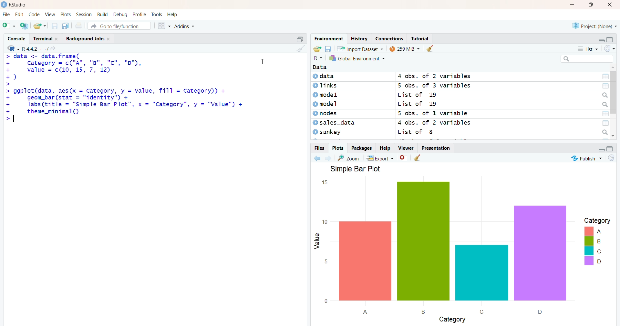  Describe the element at coordinates (609, 5) in the screenshot. I see `Close` at that location.